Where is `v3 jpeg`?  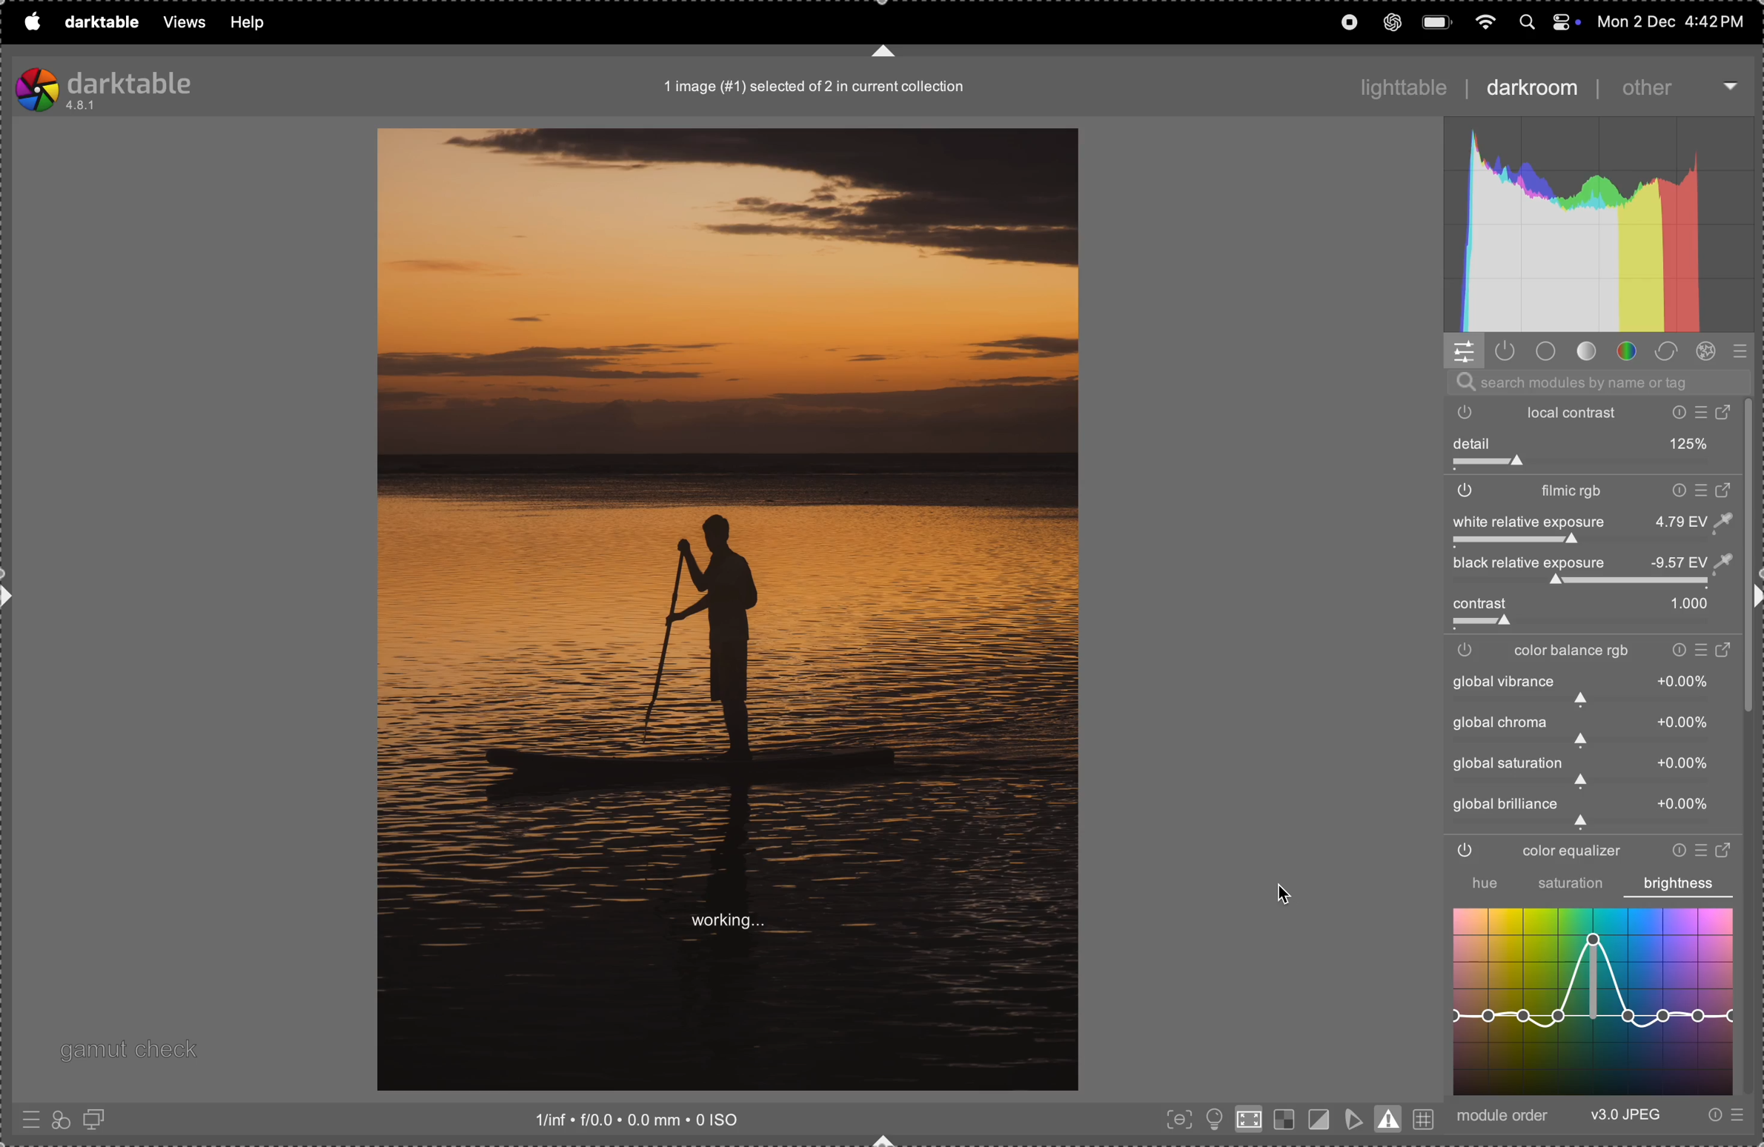 v3 jpeg is located at coordinates (1625, 1117).